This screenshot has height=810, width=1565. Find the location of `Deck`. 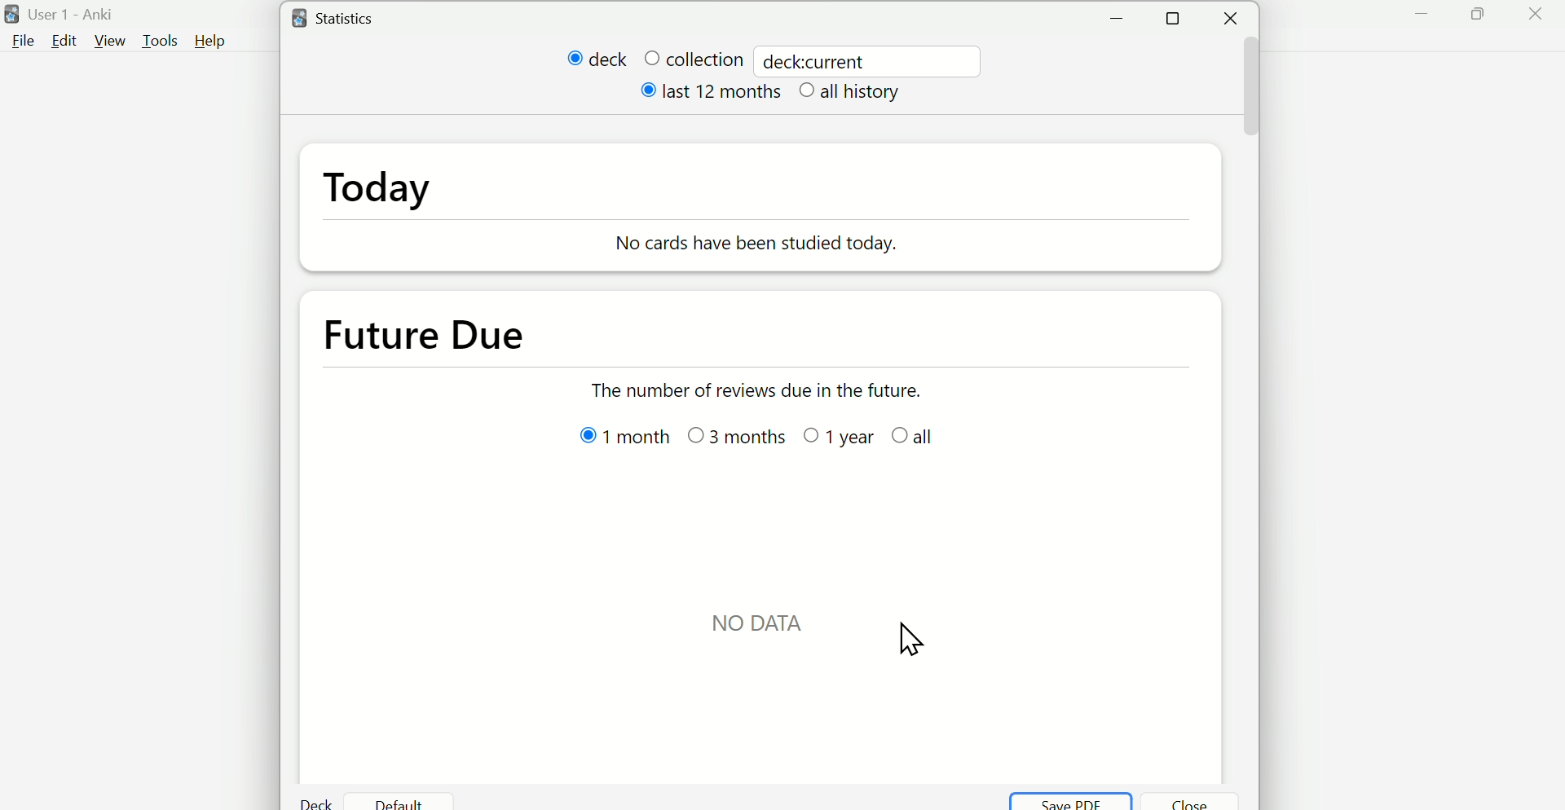

Deck is located at coordinates (313, 799).